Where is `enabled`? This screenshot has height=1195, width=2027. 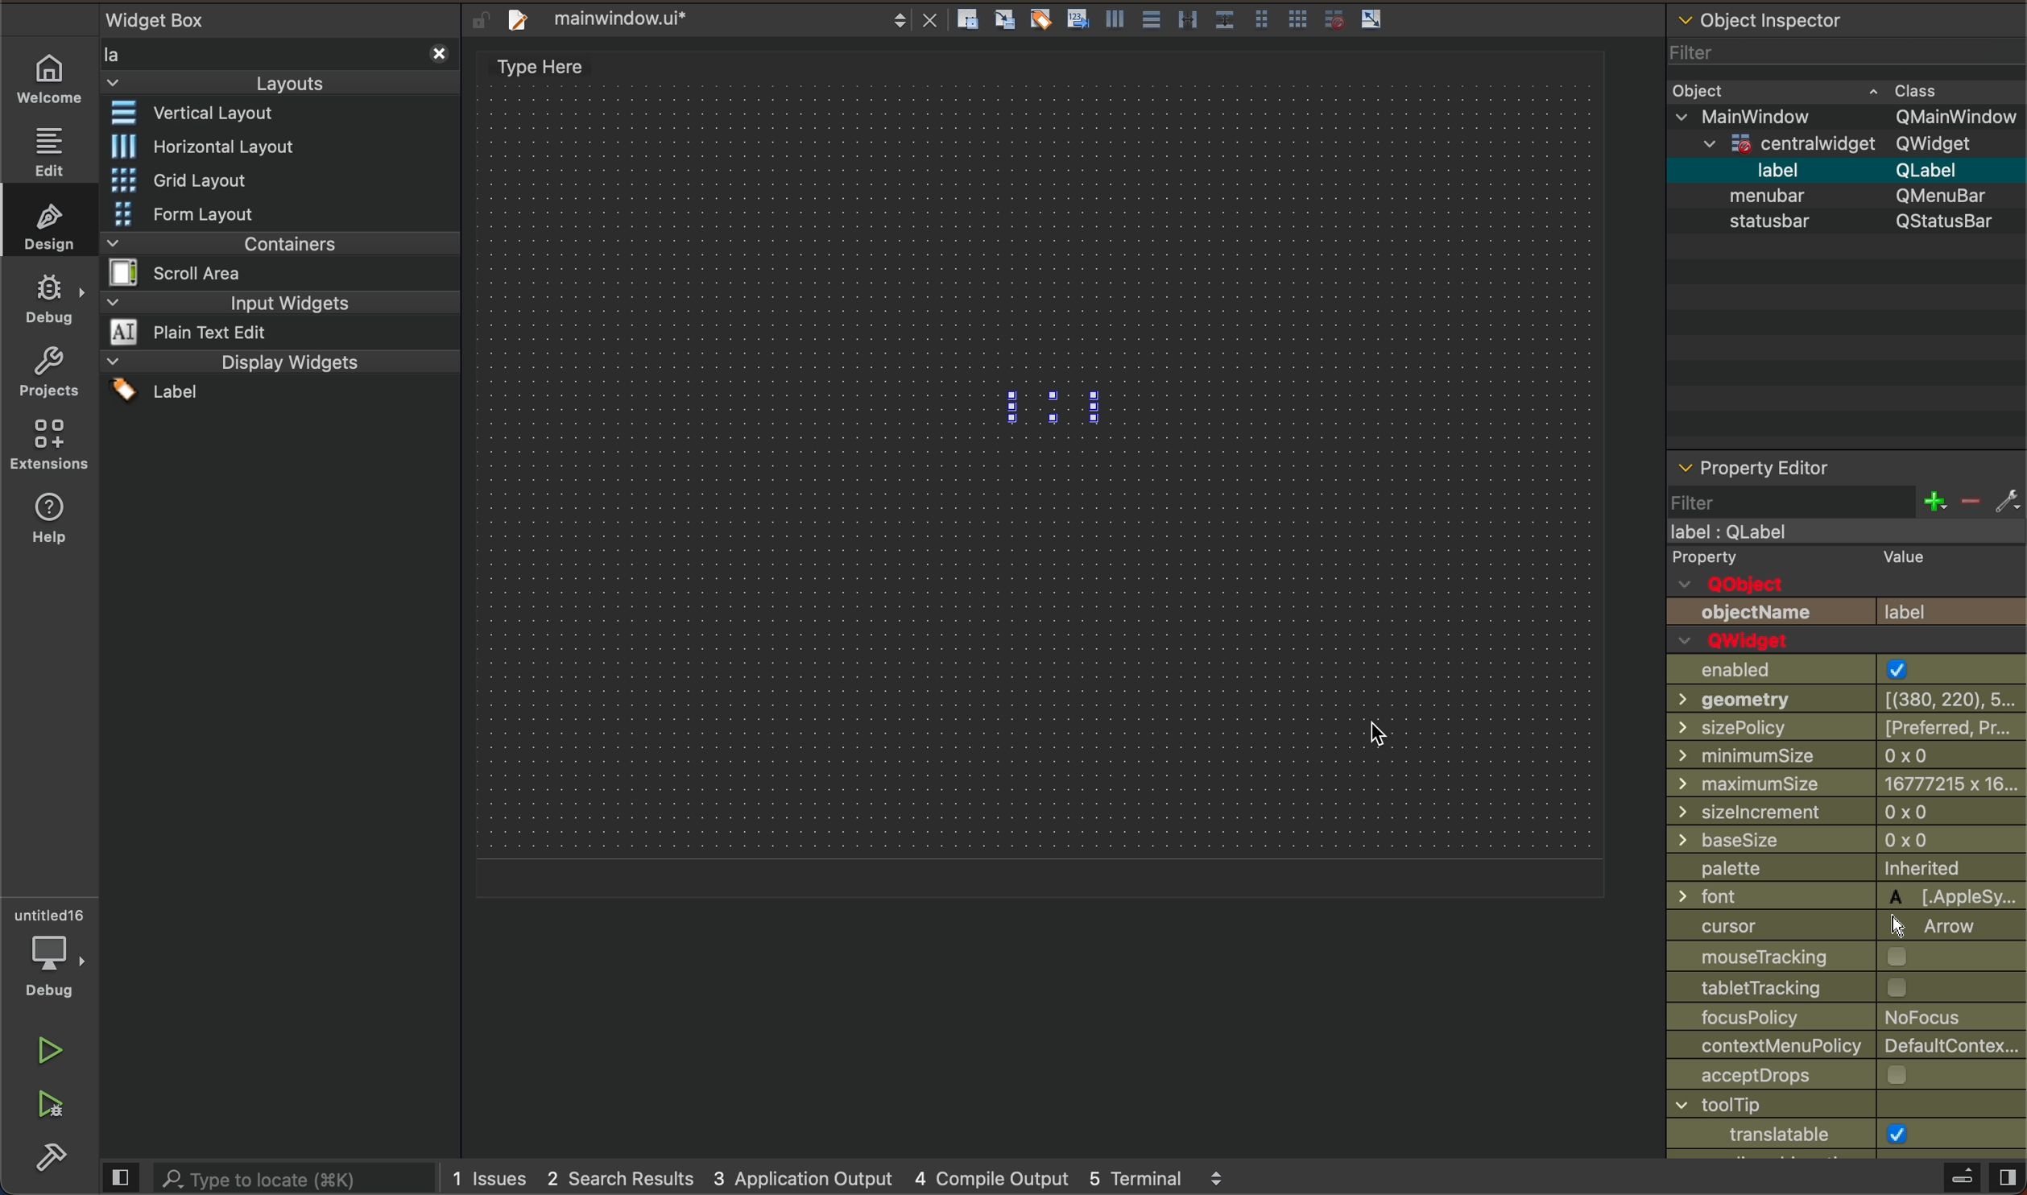
enabled is located at coordinates (1844, 669).